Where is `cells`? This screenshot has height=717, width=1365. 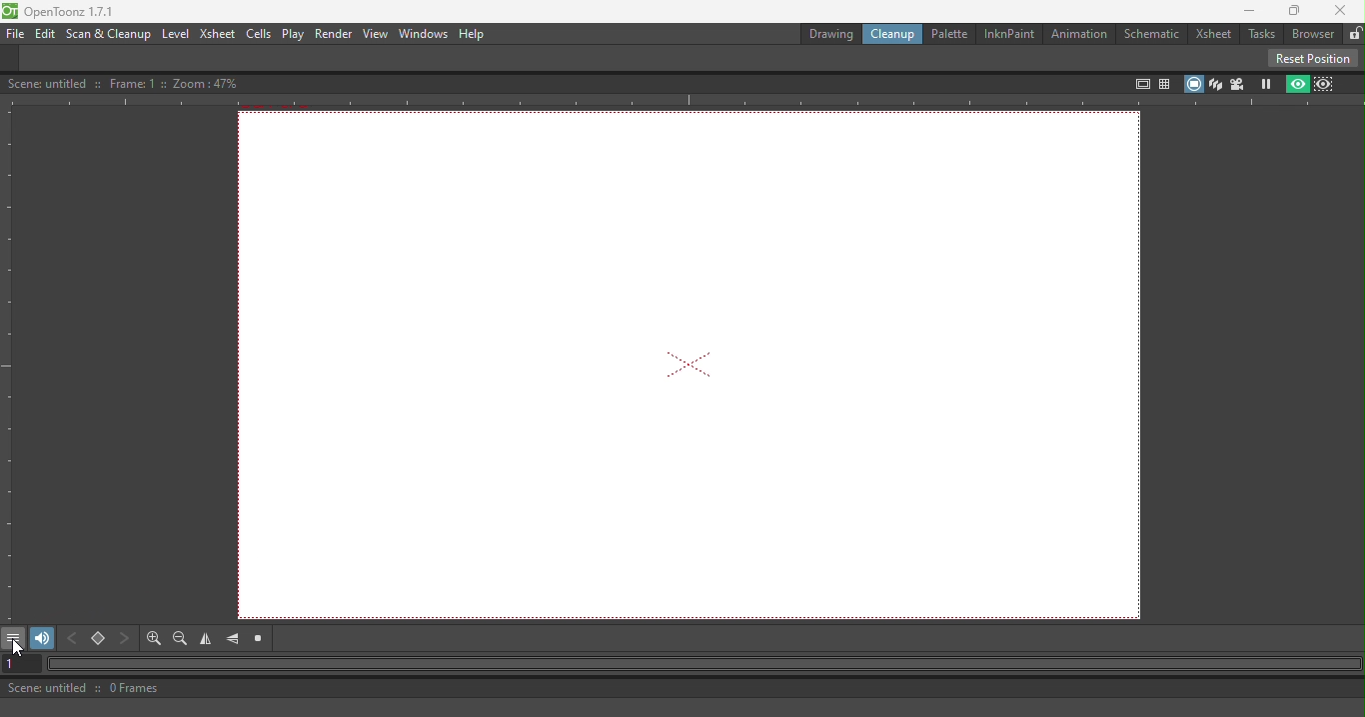
cells is located at coordinates (258, 34).